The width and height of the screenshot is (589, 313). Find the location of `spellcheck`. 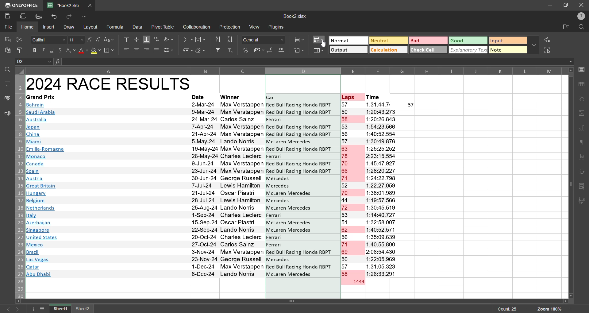

spellcheck is located at coordinates (7, 99).